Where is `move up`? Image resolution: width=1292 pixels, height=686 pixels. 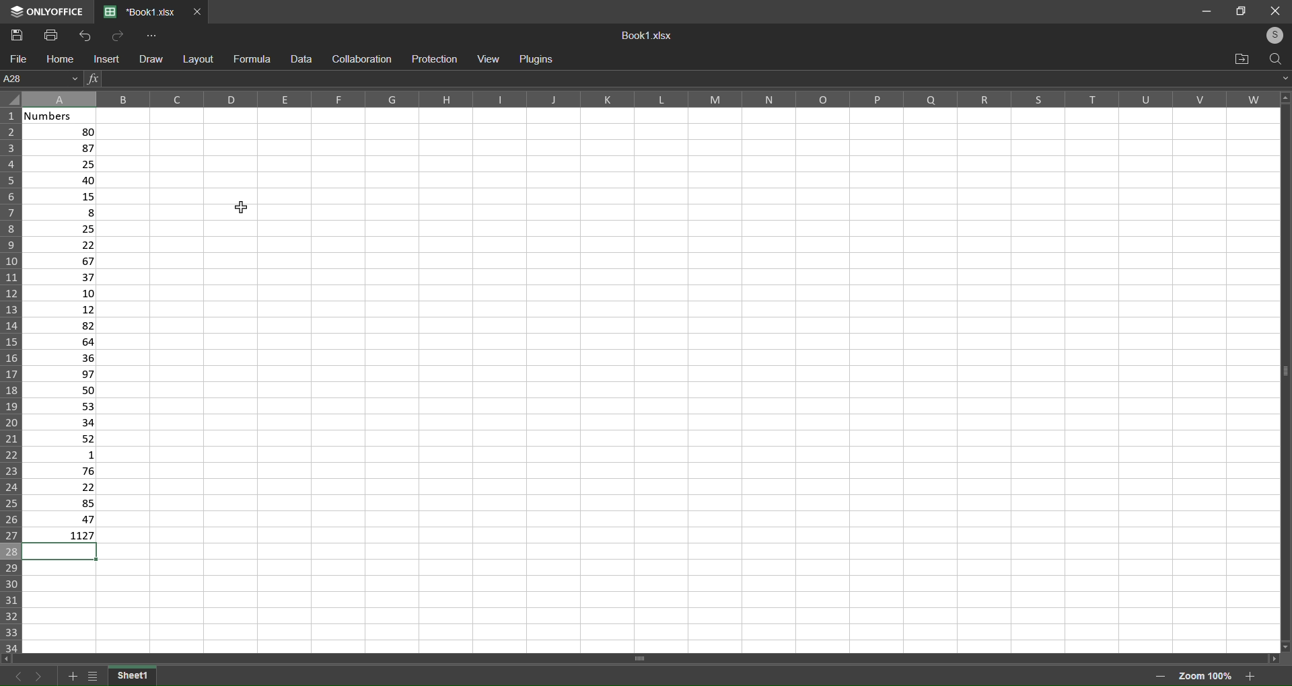
move up is located at coordinates (1283, 97).